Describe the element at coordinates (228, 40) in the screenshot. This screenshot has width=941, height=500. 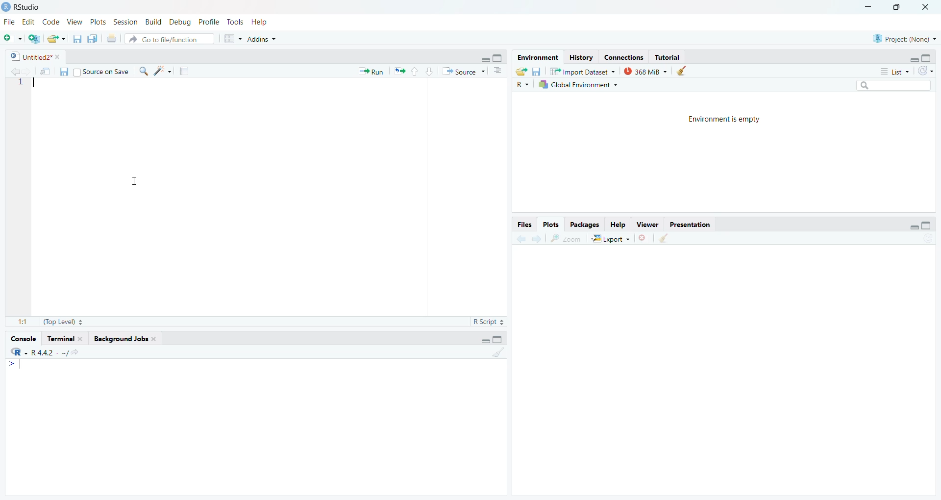
I see `grid` at that location.